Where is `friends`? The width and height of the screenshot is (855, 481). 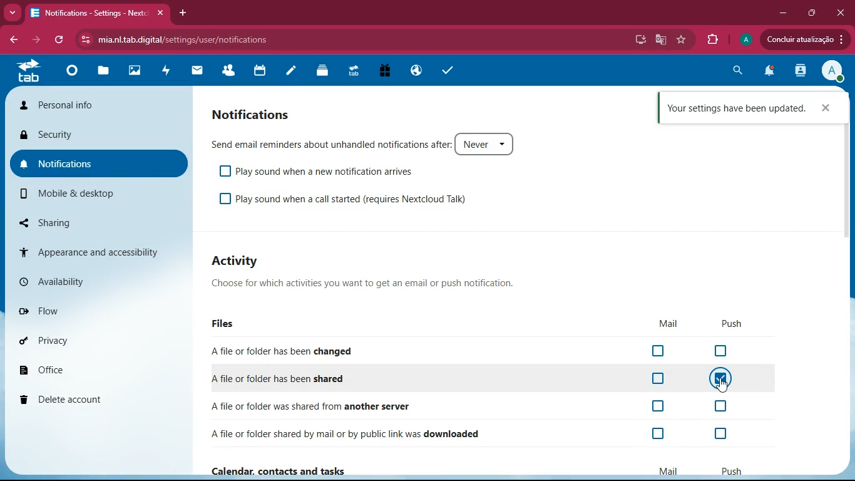
friends is located at coordinates (227, 72).